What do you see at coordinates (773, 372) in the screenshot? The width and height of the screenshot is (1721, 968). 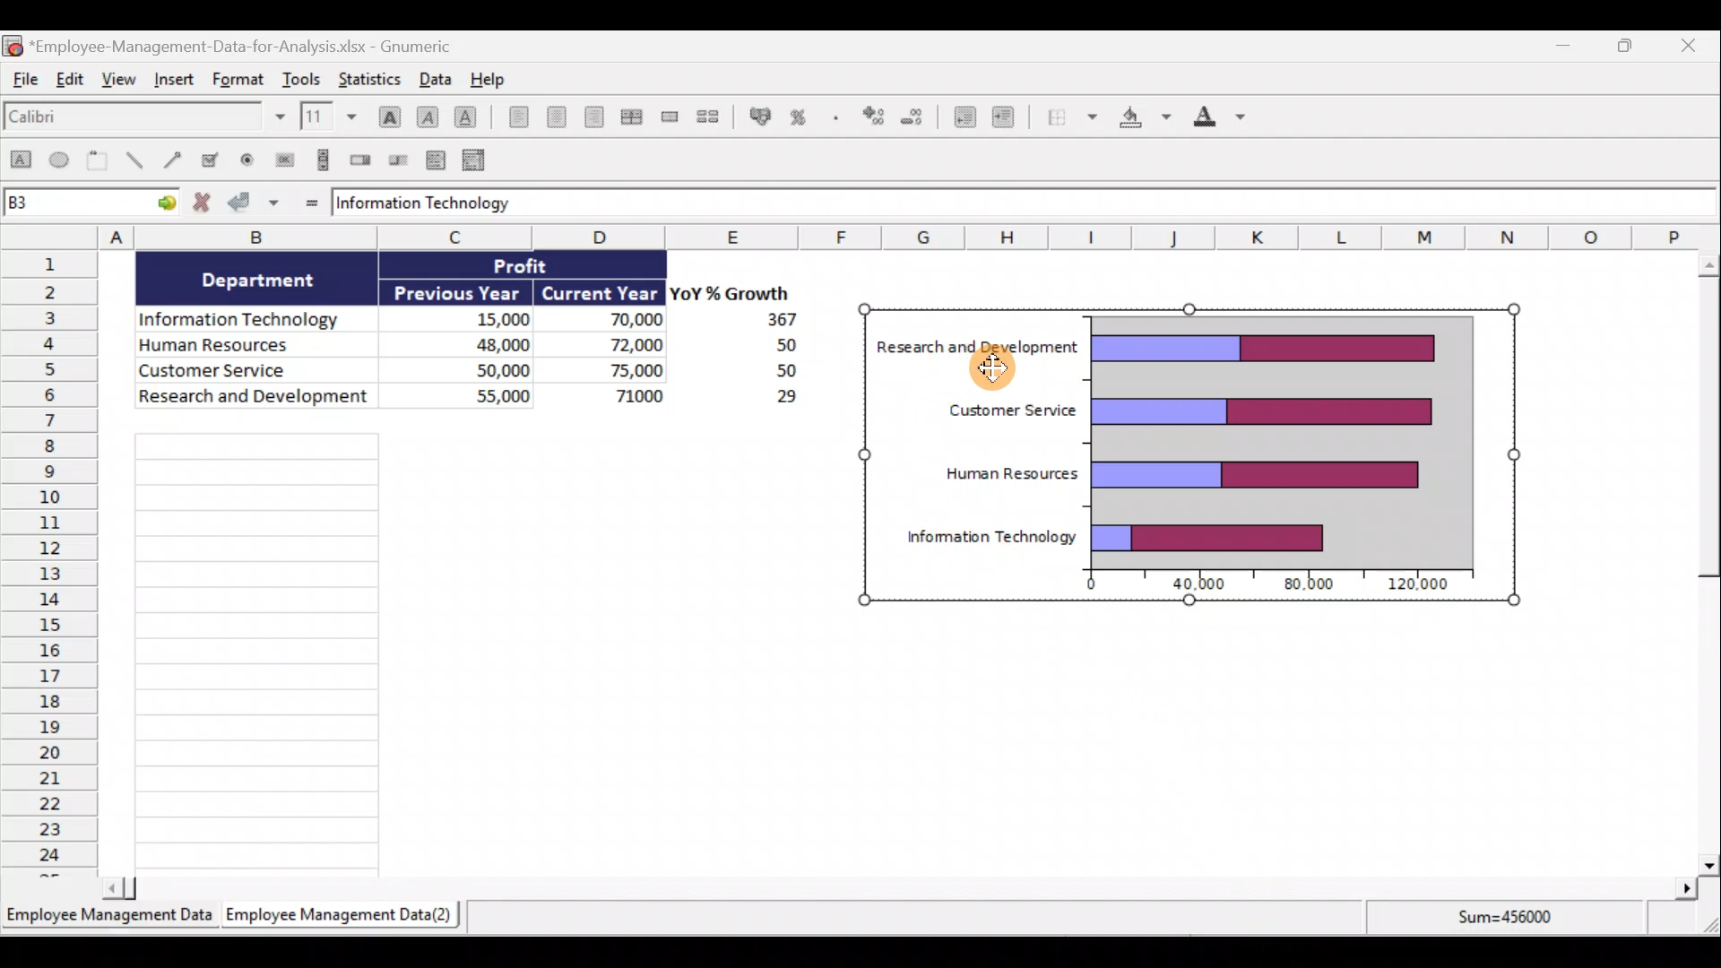 I see `50` at bounding box center [773, 372].